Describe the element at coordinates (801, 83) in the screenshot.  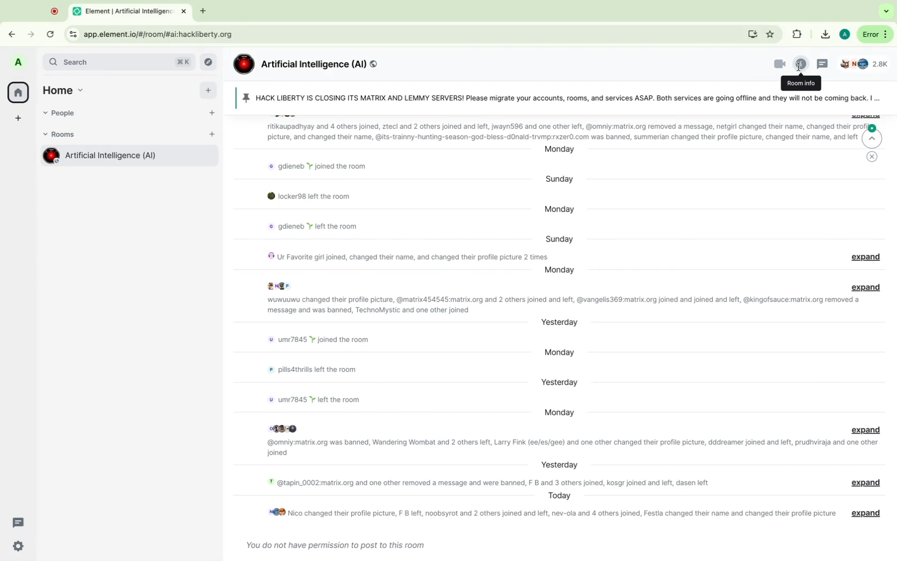
I see `room info` at that location.